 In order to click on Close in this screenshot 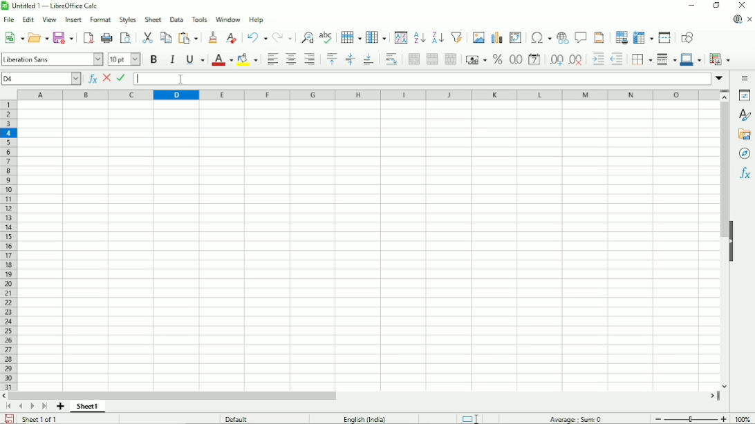, I will do `click(743, 5)`.